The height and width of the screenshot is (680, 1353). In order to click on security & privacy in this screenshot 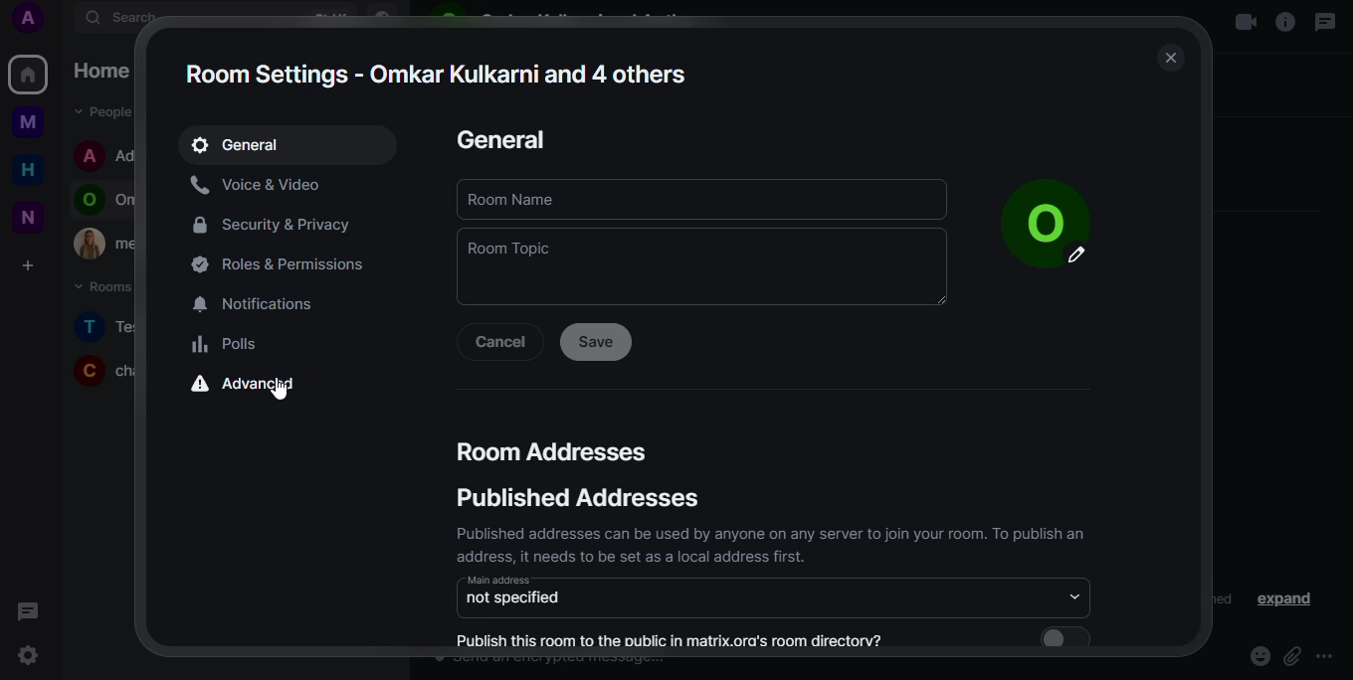, I will do `click(280, 222)`.